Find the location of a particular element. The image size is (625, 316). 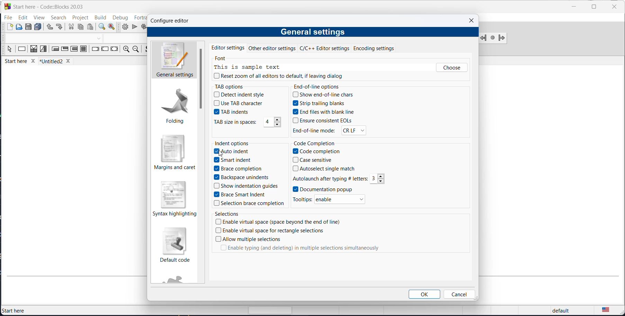

end files with blank line is located at coordinates (325, 112).